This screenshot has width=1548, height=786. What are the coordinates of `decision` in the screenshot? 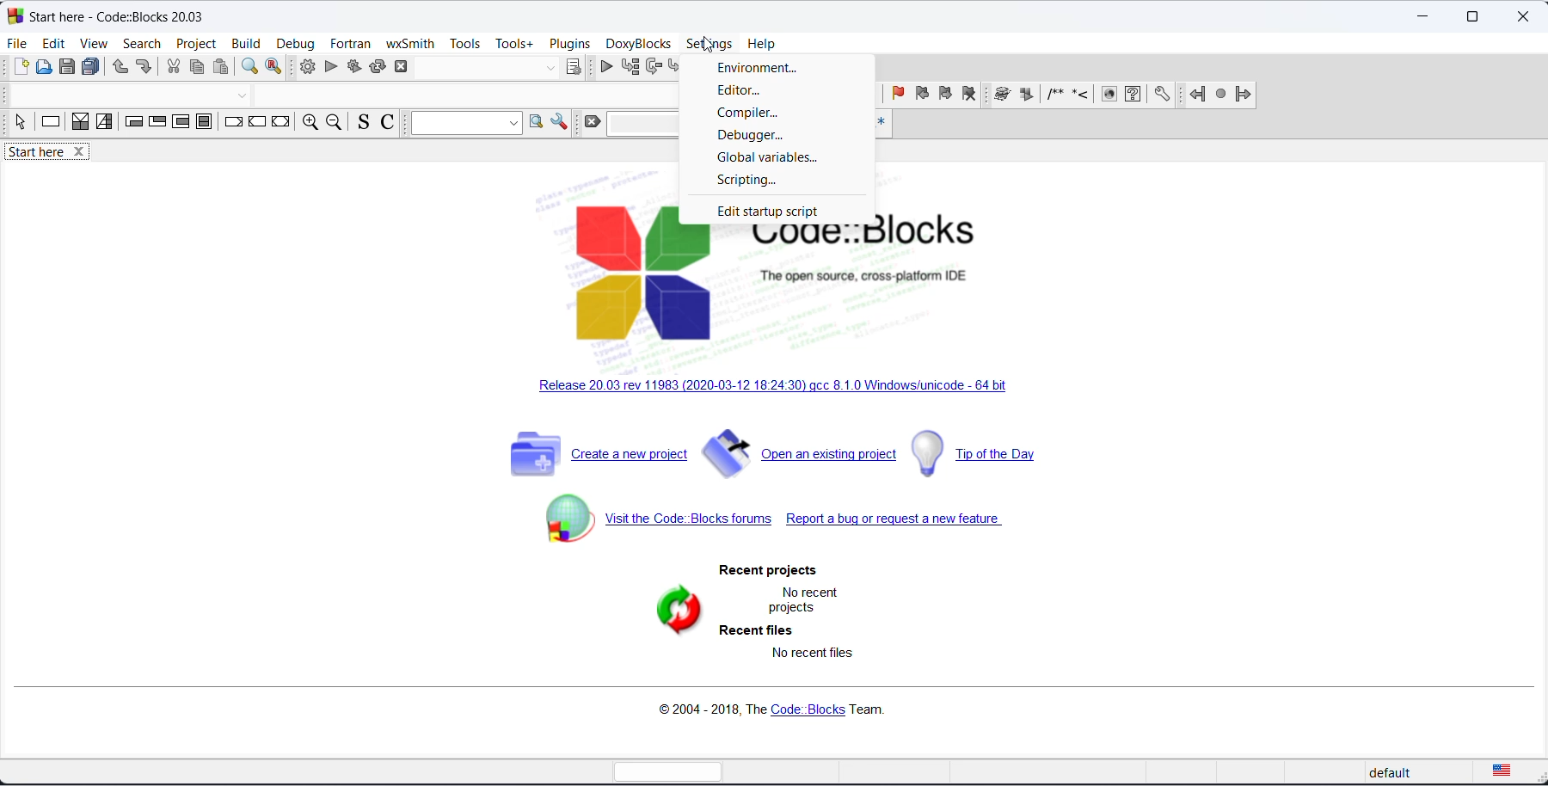 It's located at (80, 122).